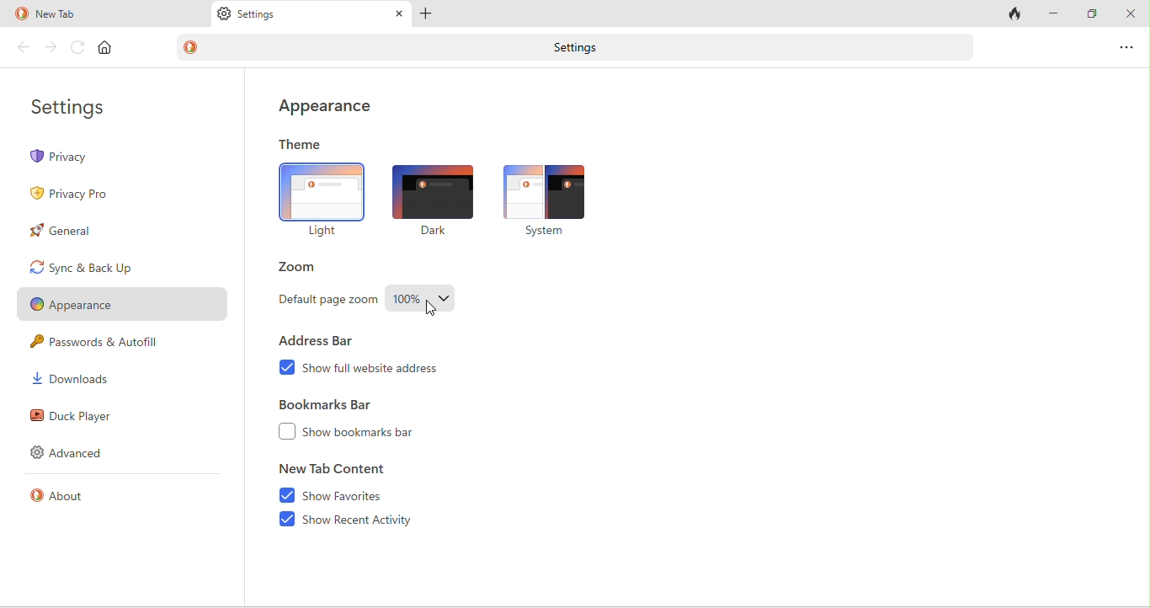 The height and width of the screenshot is (608, 1150). Describe the element at coordinates (77, 110) in the screenshot. I see `settings` at that location.